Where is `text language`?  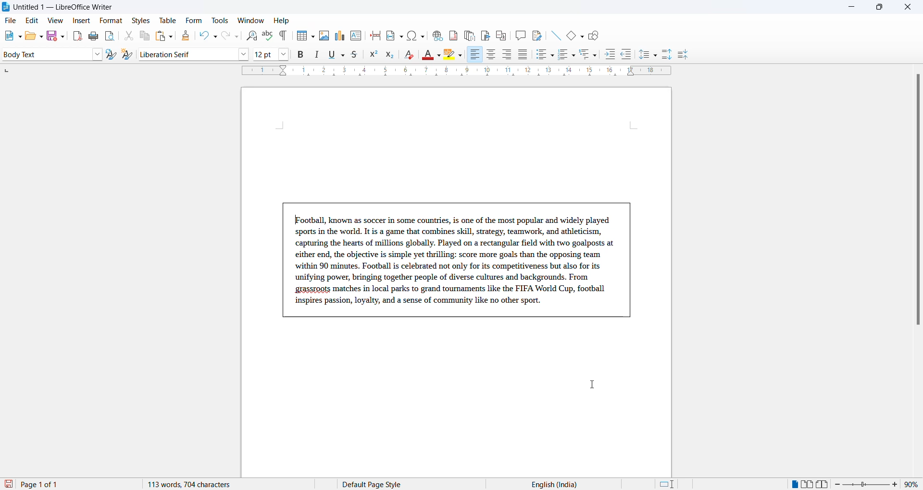 text language is located at coordinates (550, 484).